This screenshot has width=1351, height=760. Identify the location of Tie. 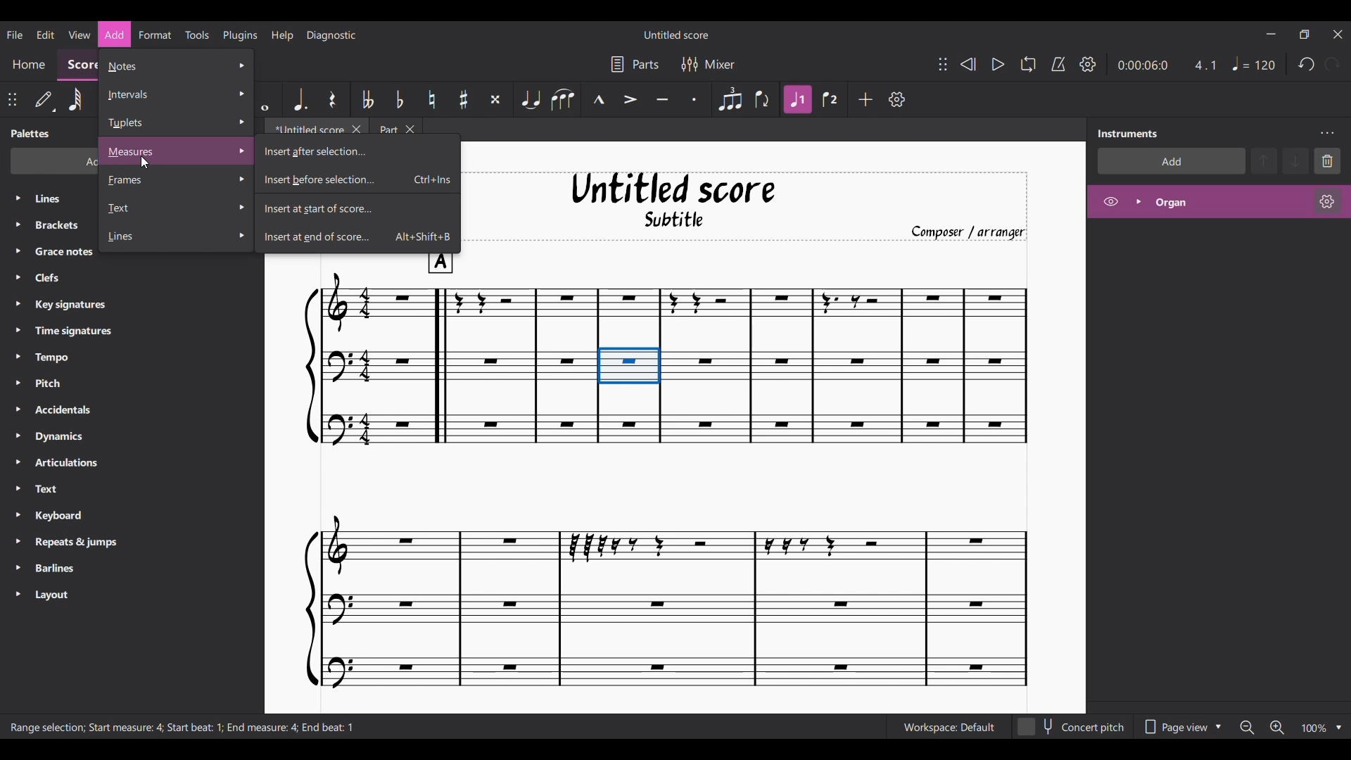
(531, 100).